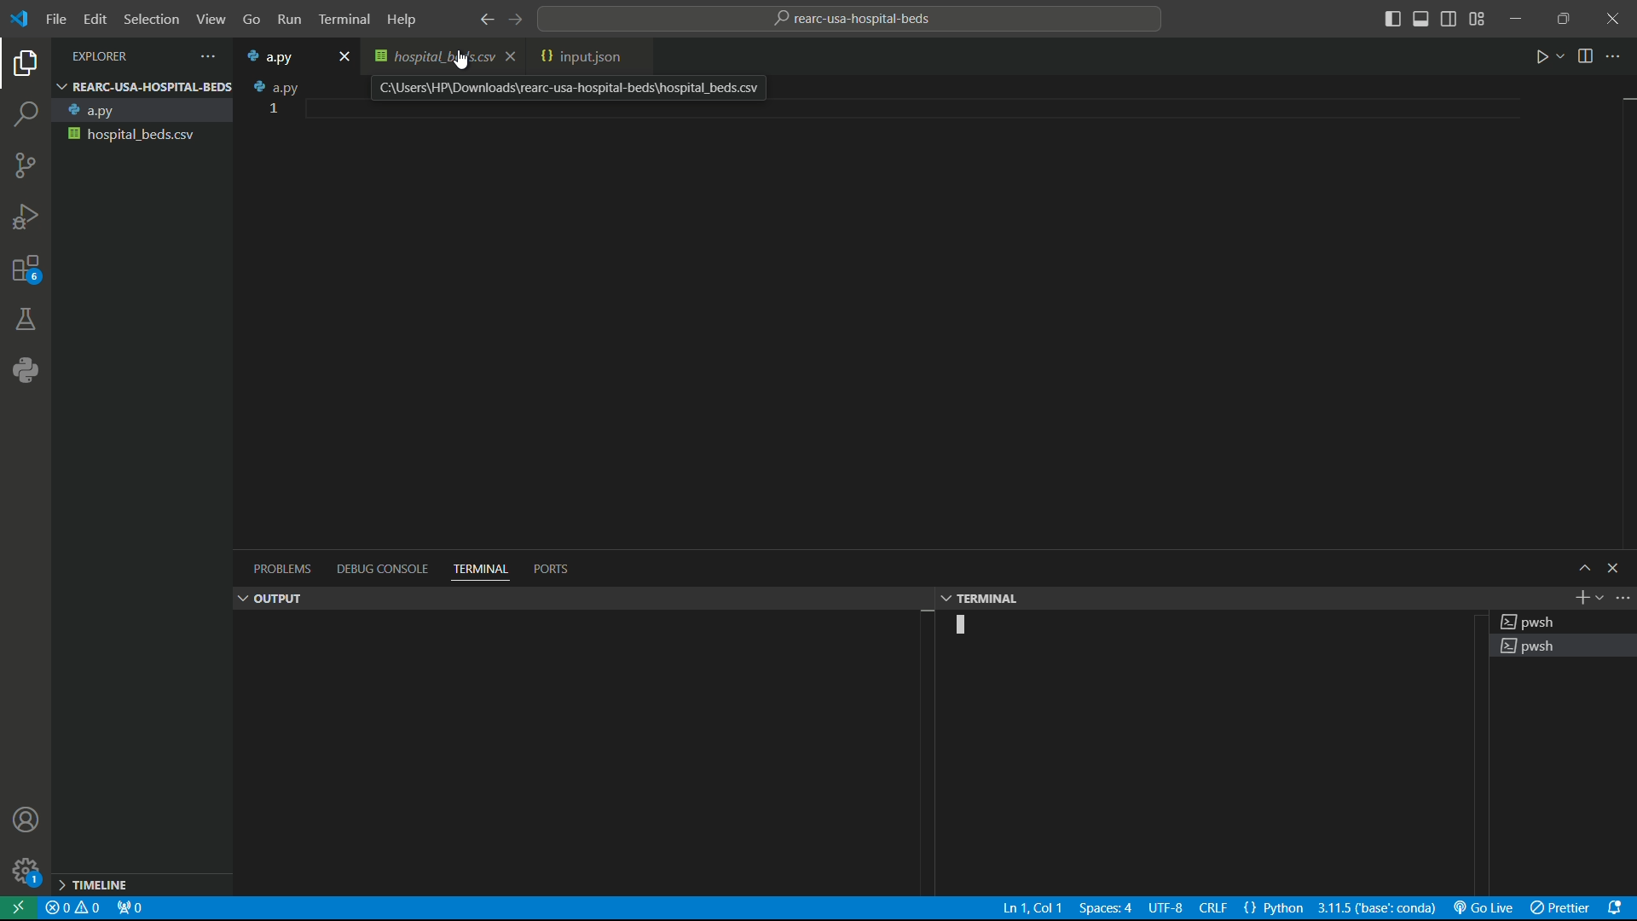 Image resolution: width=1637 pixels, height=921 pixels. What do you see at coordinates (581, 755) in the screenshot?
I see `output panel` at bounding box center [581, 755].